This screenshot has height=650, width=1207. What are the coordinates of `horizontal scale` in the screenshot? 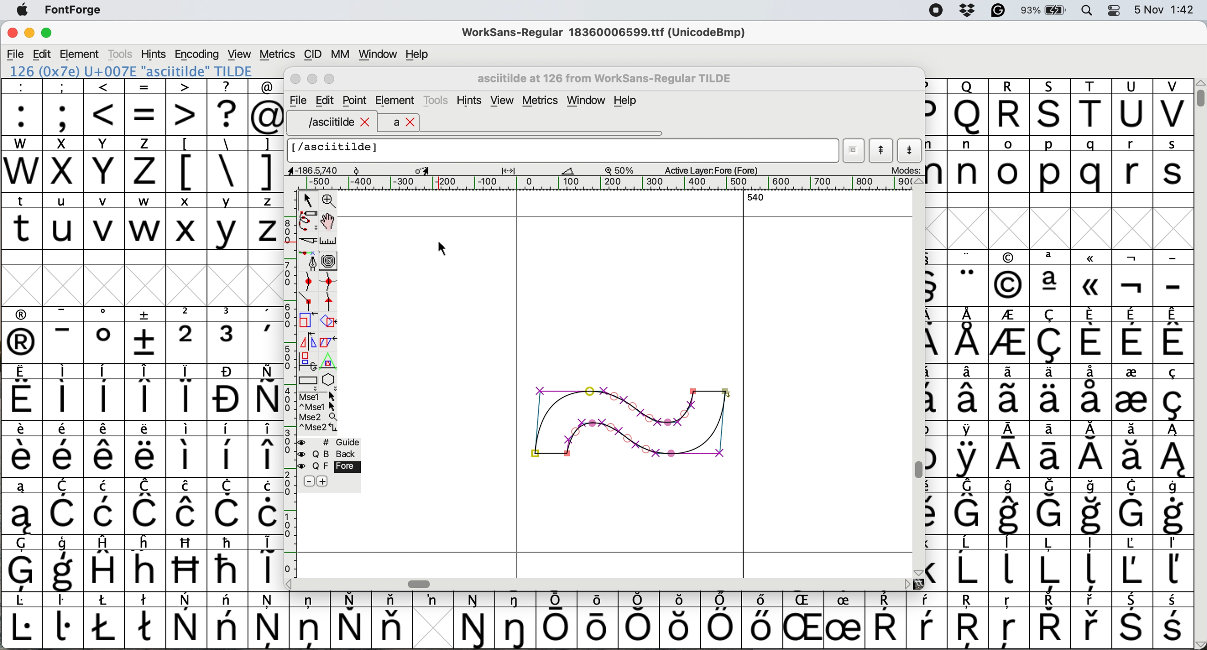 It's located at (609, 183).